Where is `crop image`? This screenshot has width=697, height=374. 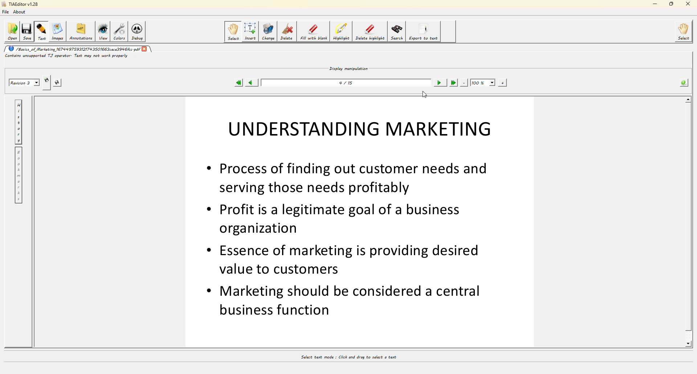
crop image is located at coordinates (352, 220).